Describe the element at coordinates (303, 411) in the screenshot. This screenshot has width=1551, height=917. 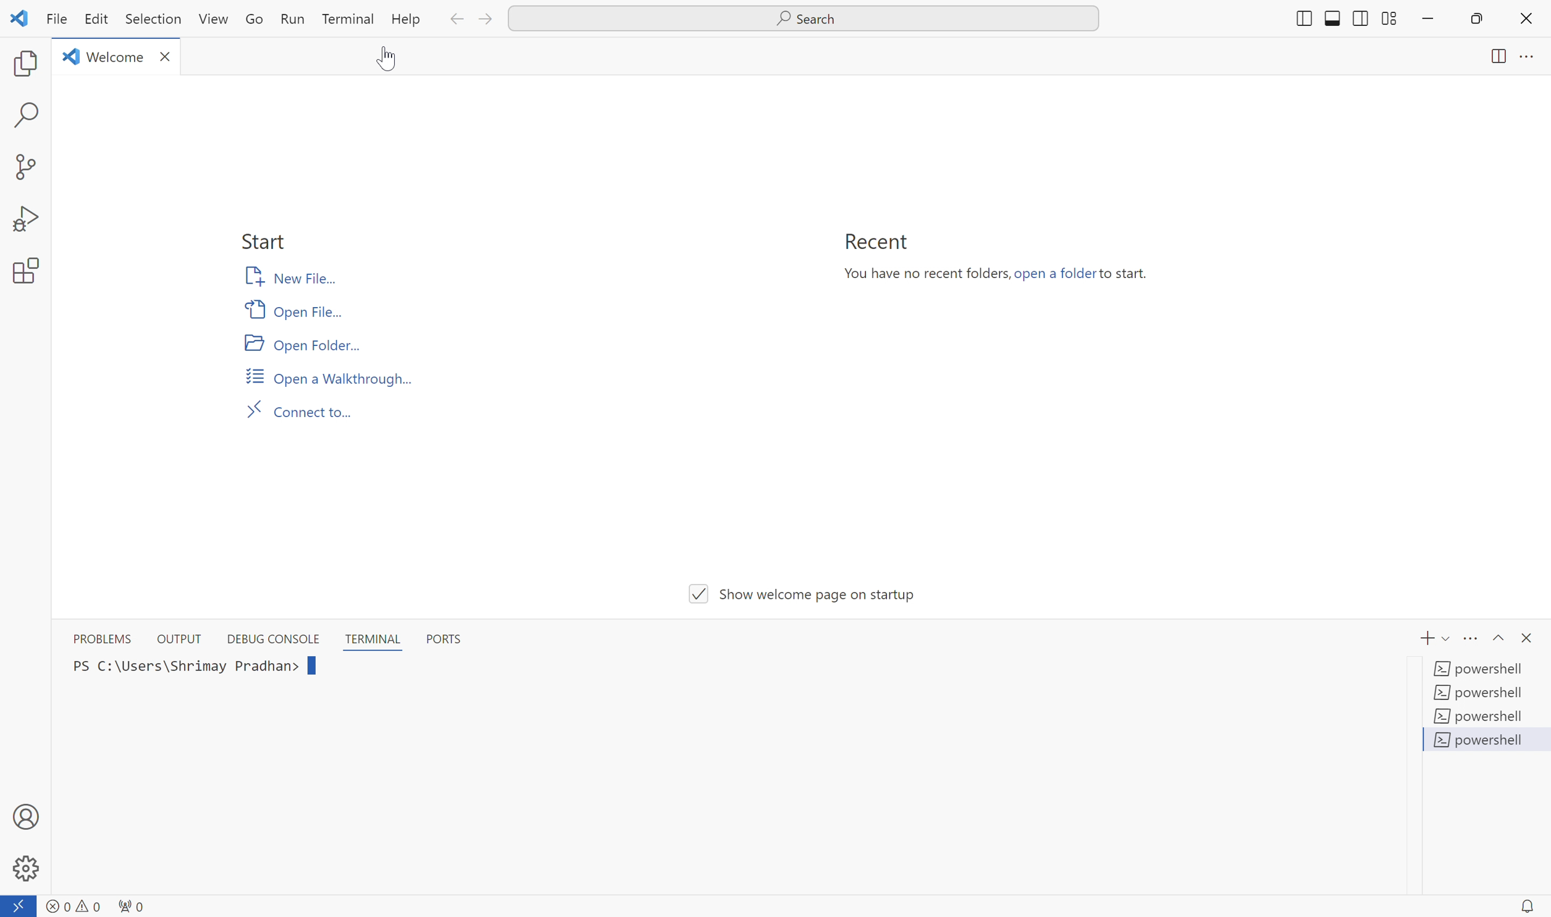
I see `Connect to...` at that location.